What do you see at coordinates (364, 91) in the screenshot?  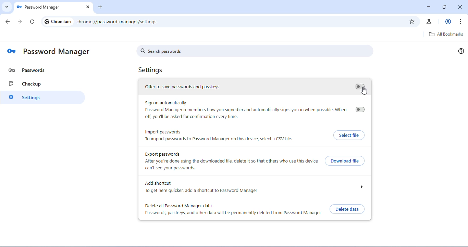 I see `cursor movement` at bounding box center [364, 91].